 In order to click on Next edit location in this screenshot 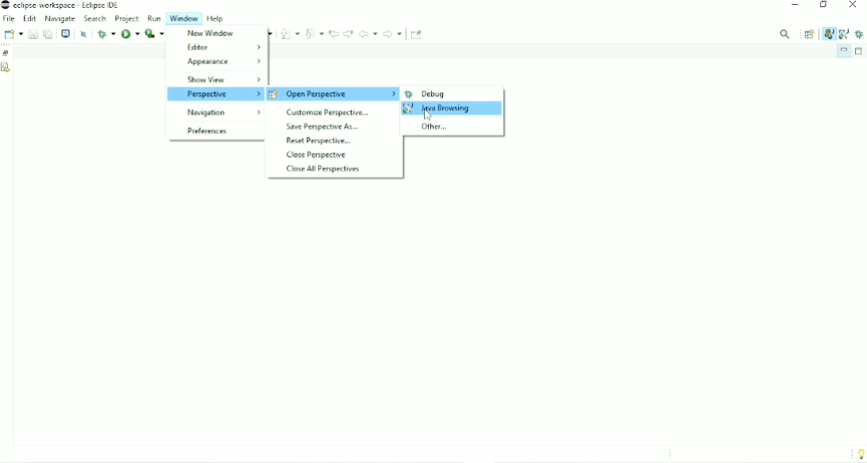, I will do `click(348, 33)`.